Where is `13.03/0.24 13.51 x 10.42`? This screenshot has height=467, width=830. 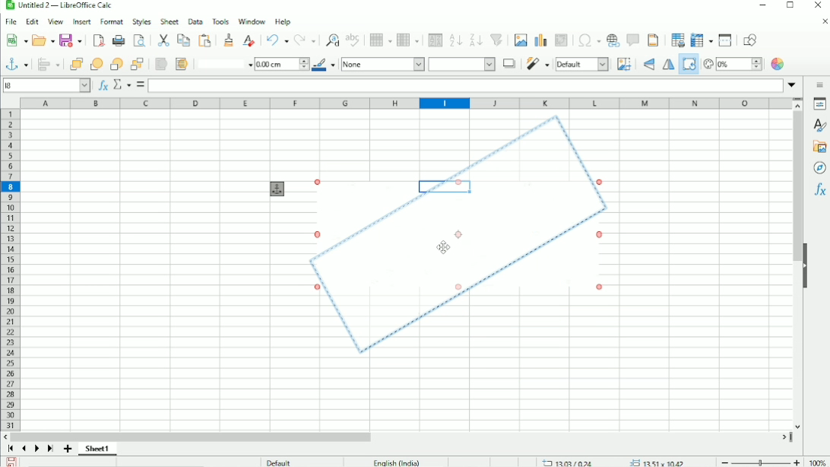
13.03/0.24 13.51 x 10.42 is located at coordinates (615, 462).